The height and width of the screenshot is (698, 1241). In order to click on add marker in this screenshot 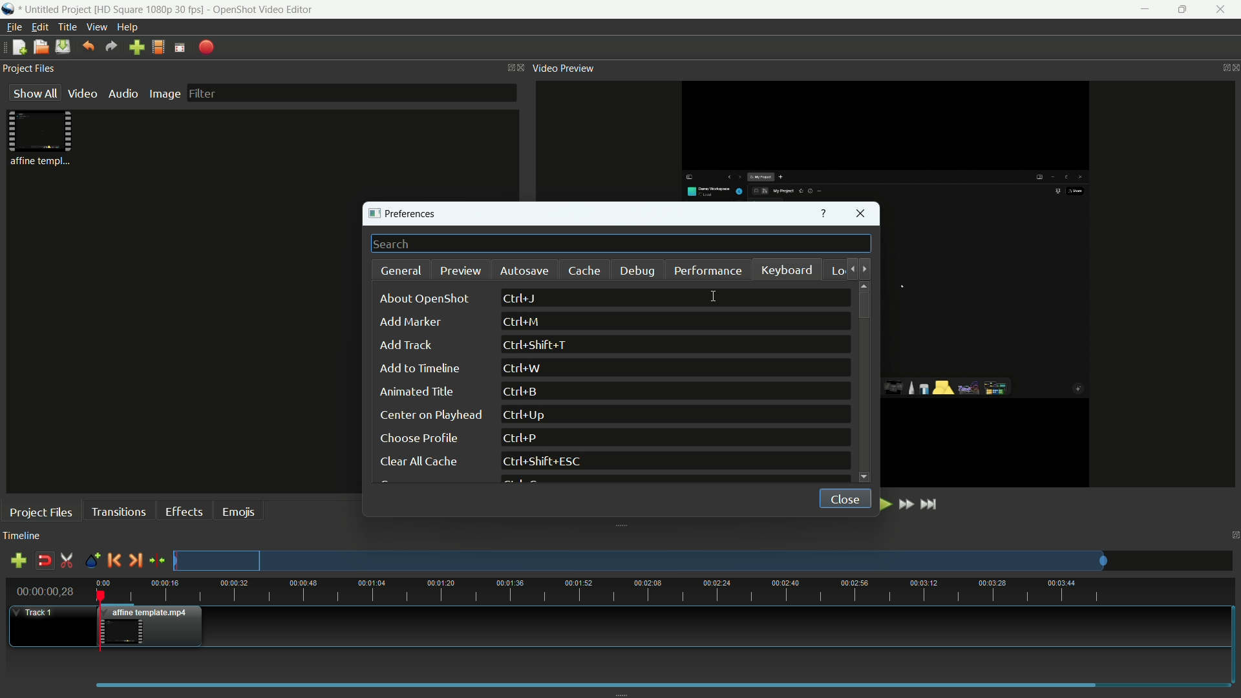, I will do `click(409, 323)`.